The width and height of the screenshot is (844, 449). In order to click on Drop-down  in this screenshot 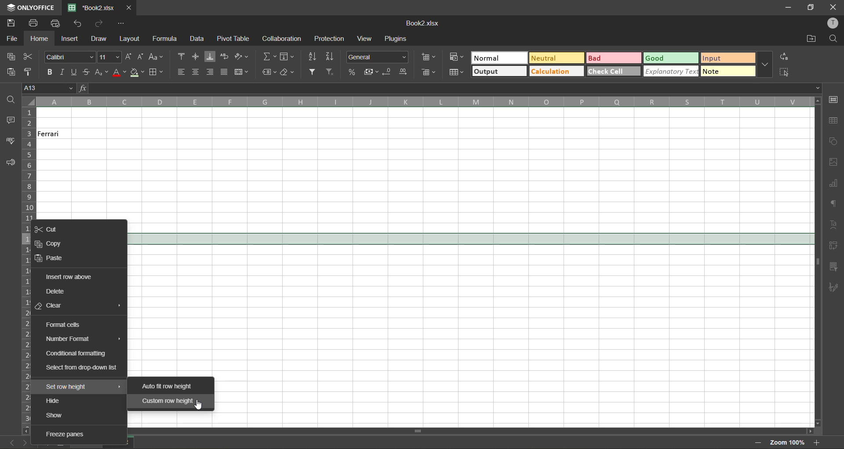, I will do `click(819, 87)`.